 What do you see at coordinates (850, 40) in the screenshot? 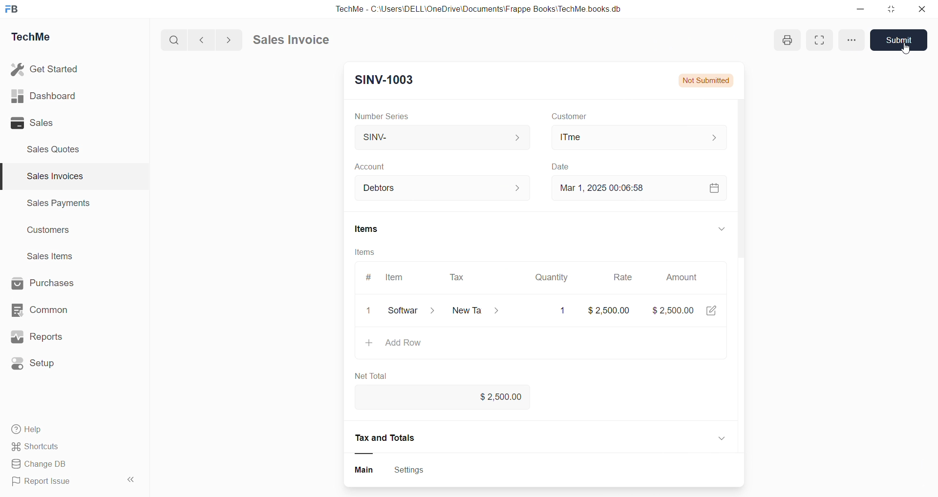
I see `more option` at bounding box center [850, 40].